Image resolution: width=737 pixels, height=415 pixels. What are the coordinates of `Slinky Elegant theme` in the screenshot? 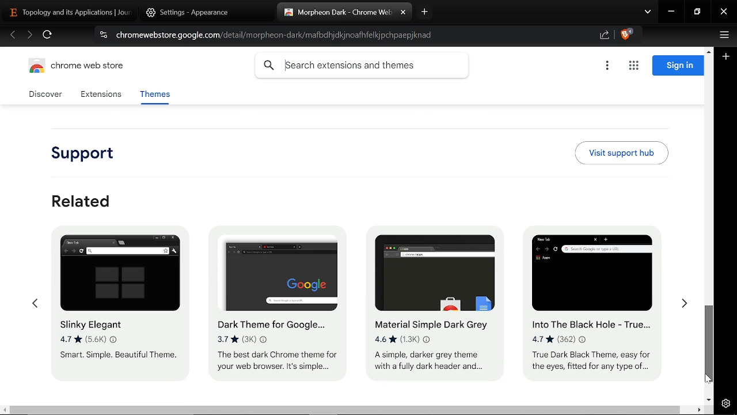 It's located at (116, 311).